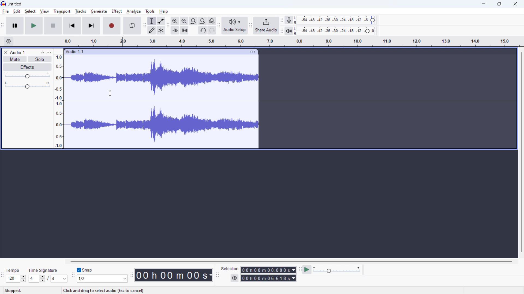 Image resolution: width=524 pixels, height=294 pixels. I want to click on collapse, so click(42, 53).